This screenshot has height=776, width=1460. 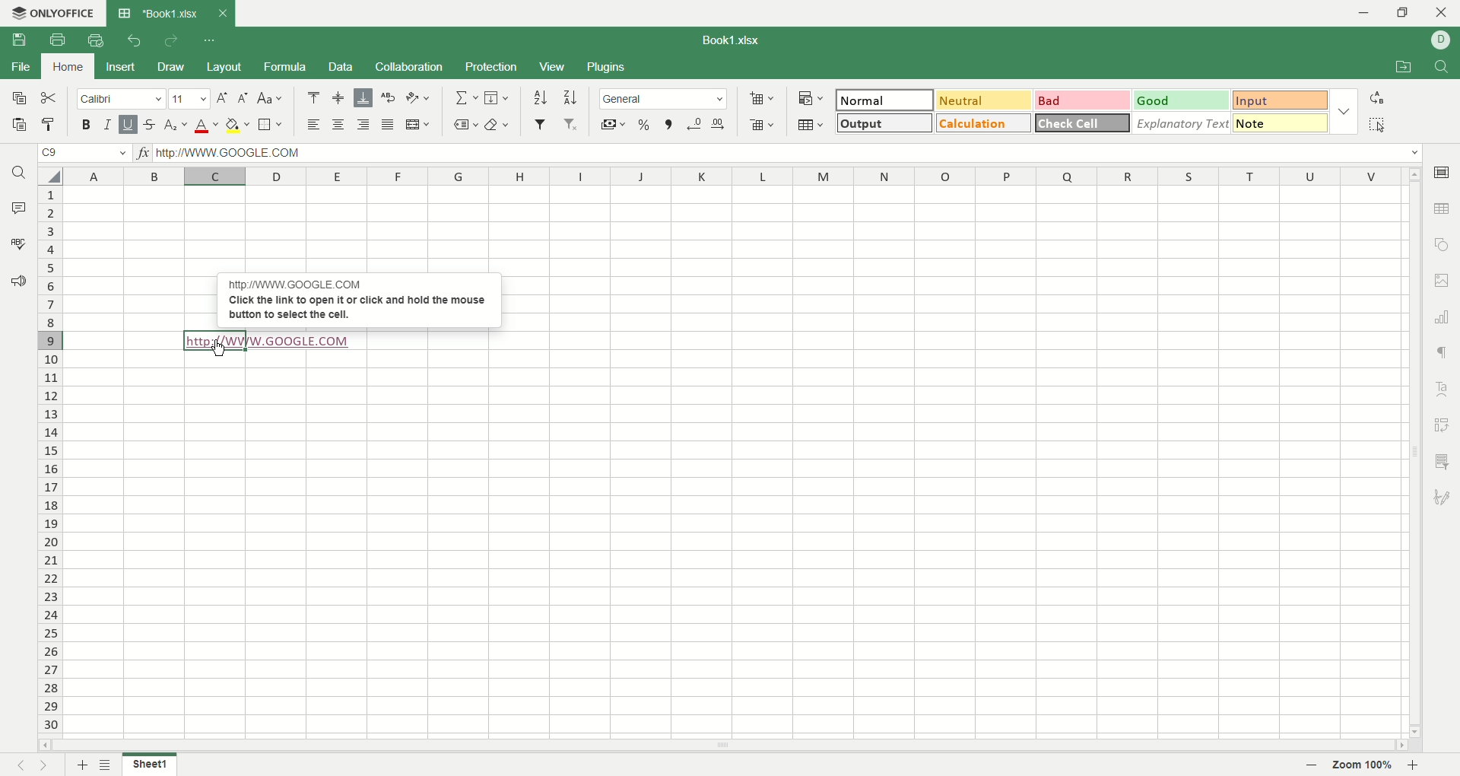 What do you see at coordinates (148, 765) in the screenshot?
I see `sheet` at bounding box center [148, 765].